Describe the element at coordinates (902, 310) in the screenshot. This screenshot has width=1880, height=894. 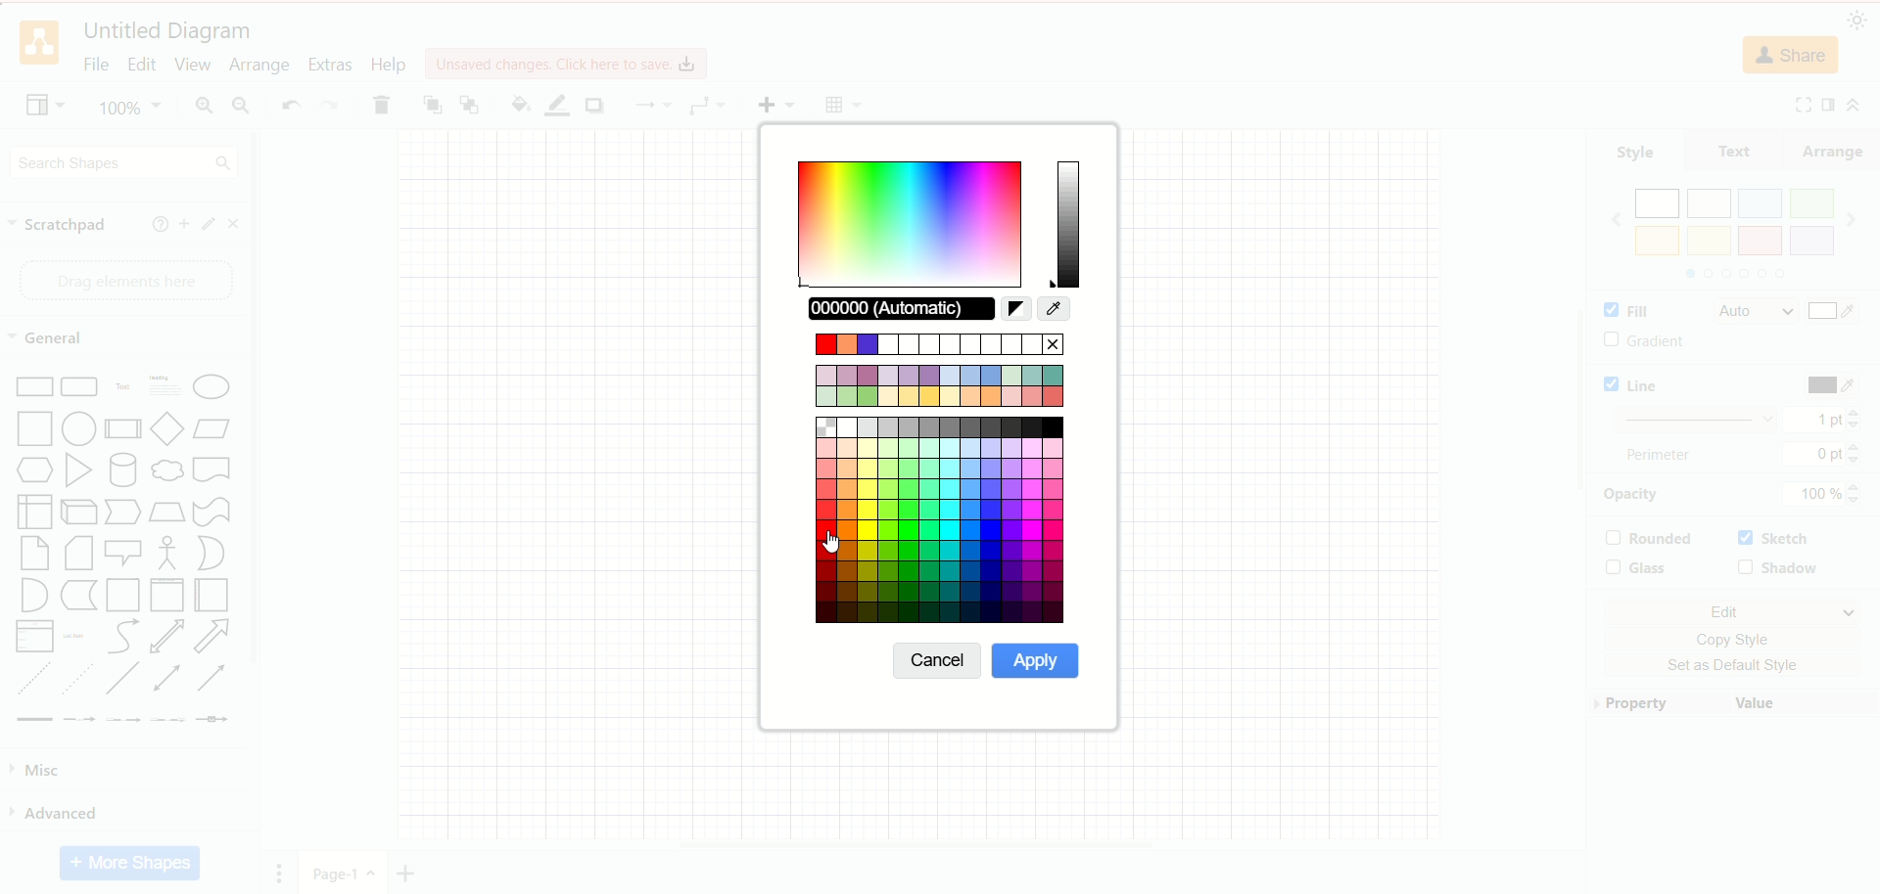
I see `automatic` at that location.